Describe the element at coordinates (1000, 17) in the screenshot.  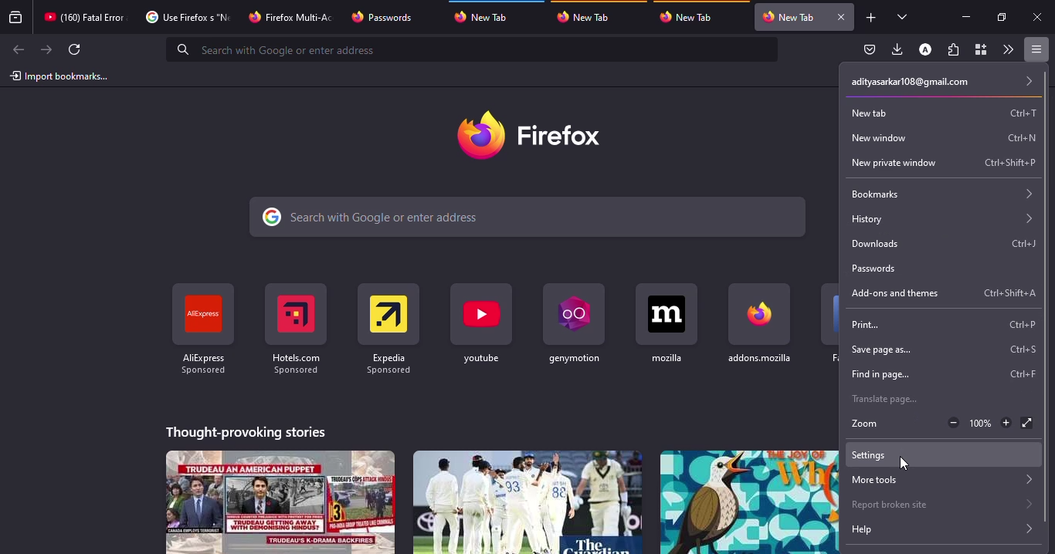
I see `maximize` at that location.